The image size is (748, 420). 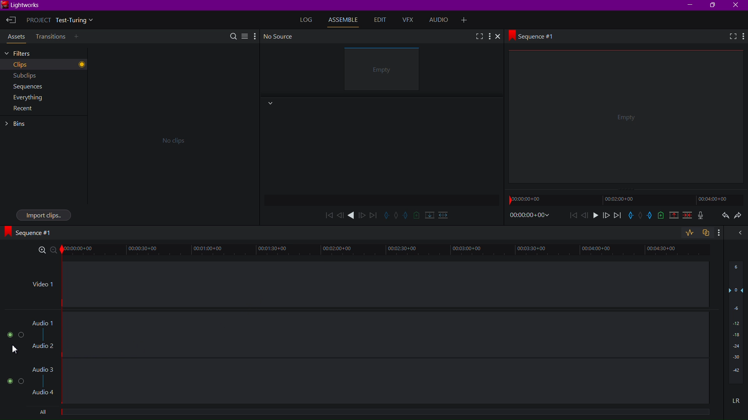 I want to click on play next, so click(x=373, y=215).